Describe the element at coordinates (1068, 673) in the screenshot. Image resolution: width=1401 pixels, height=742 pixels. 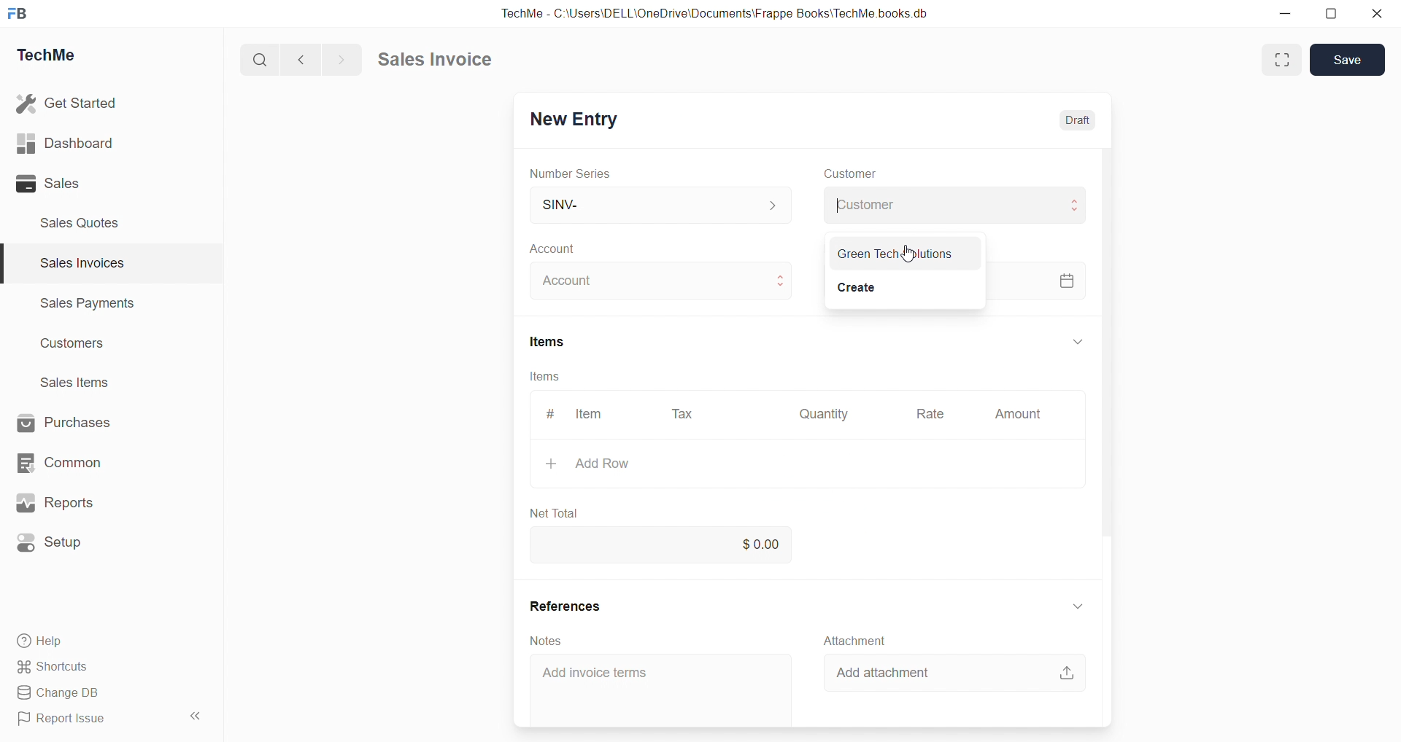
I see `upload` at that location.